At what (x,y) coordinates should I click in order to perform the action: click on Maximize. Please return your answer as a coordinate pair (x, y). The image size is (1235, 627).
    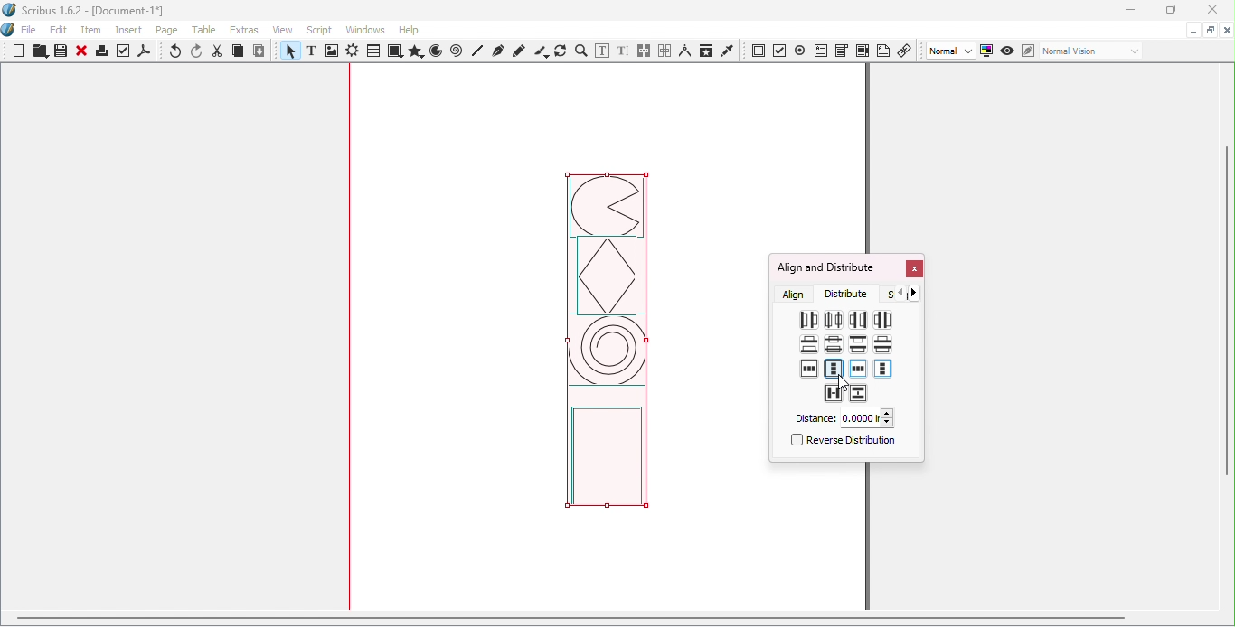
    Looking at the image, I should click on (1210, 29).